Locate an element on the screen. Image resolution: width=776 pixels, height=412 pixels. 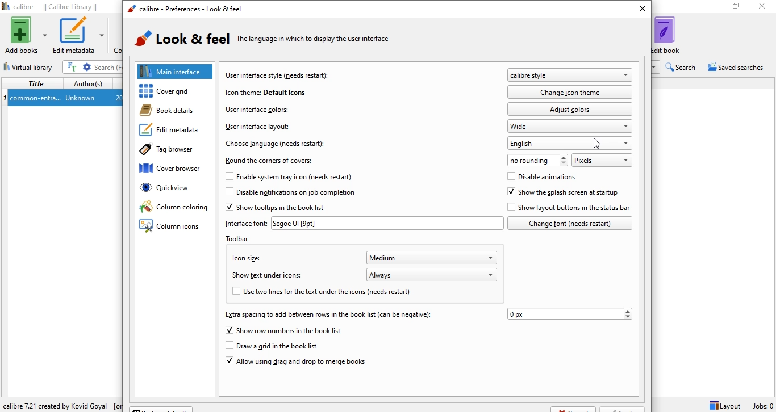
user interface style (needs restart) is located at coordinates (278, 75).